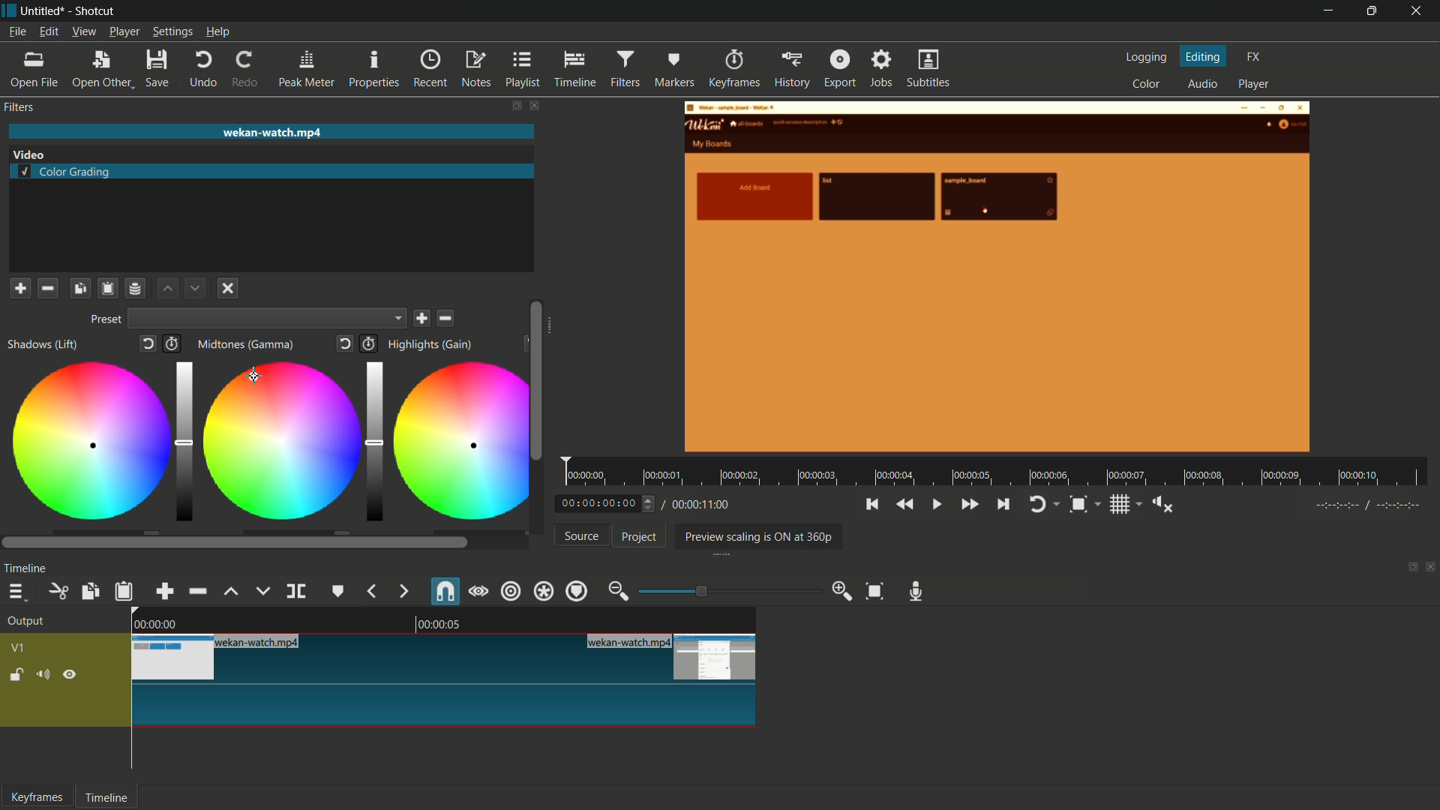  Describe the element at coordinates (43, 11) in the screenshot. I see `project name` at that location.